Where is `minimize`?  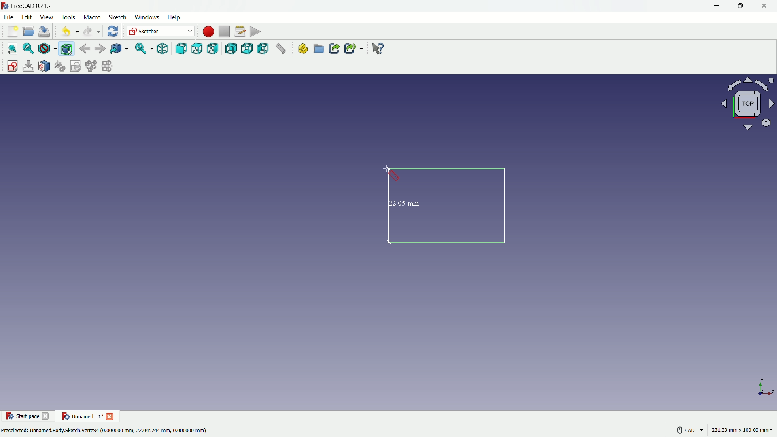
minimize is located at coordinates (715, 6).